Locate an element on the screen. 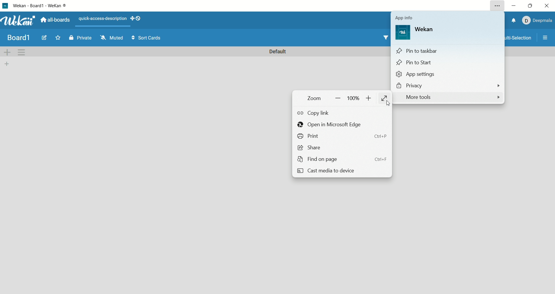  print is located at coordinates (343, 136).